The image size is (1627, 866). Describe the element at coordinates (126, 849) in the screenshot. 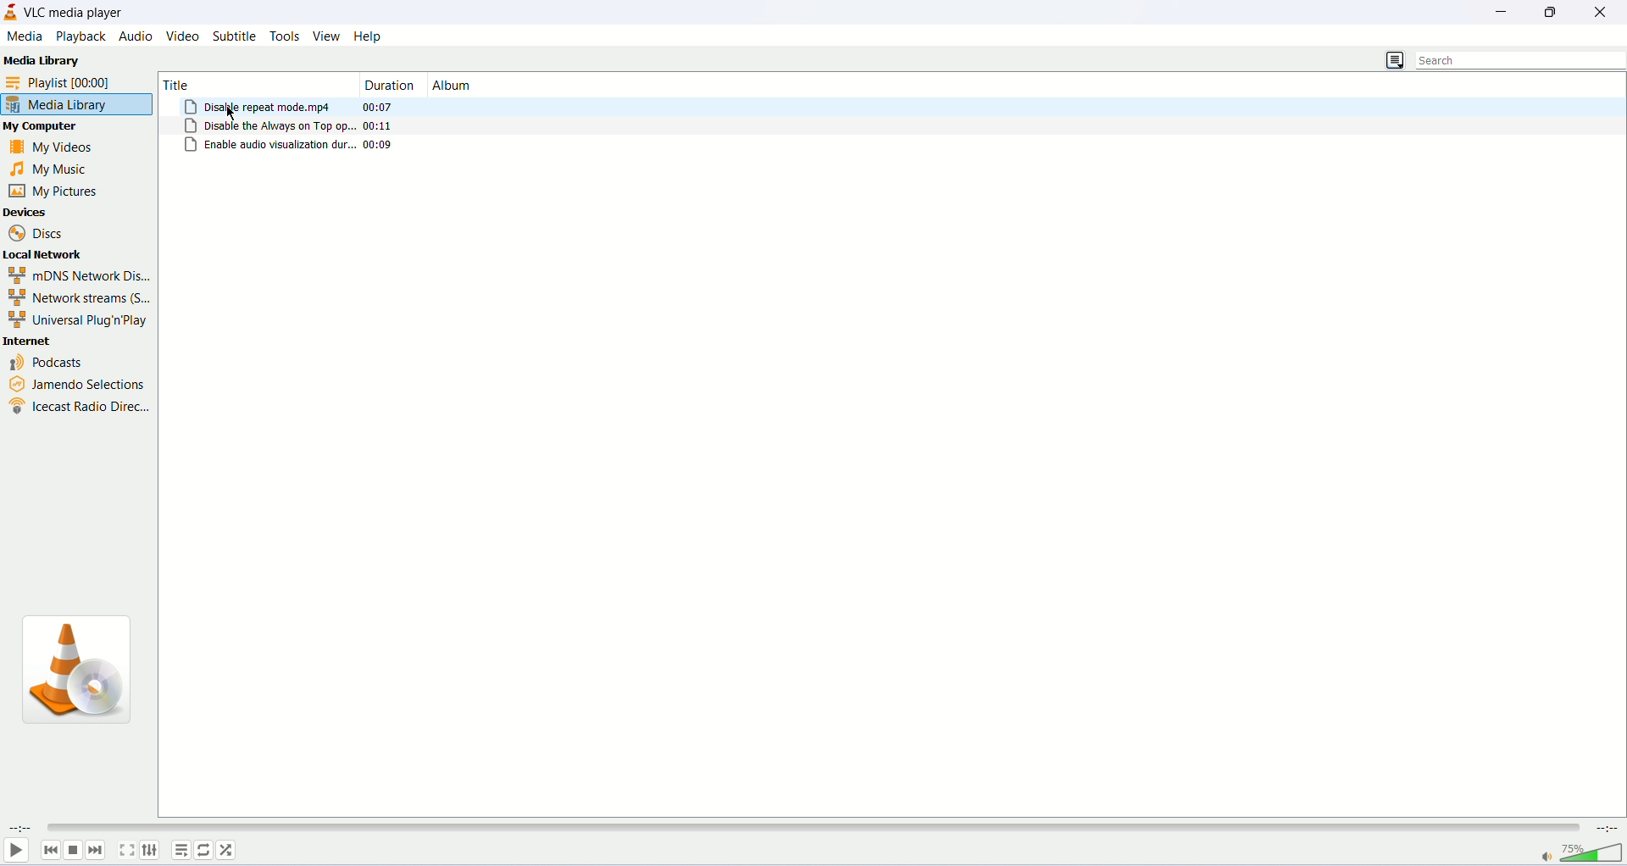

I see `fullscreen` at that location.